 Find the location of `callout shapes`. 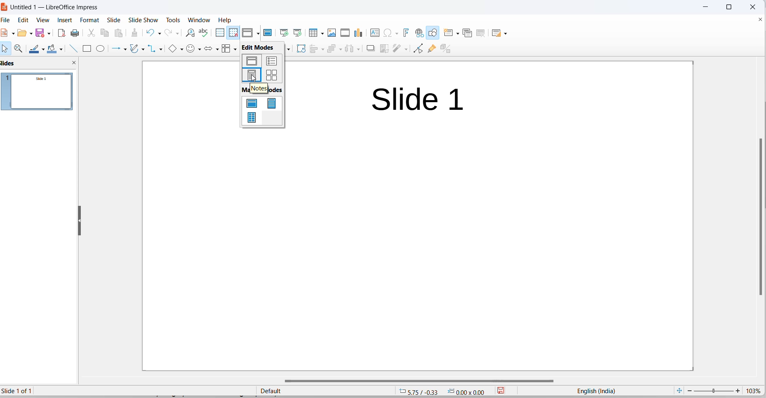

callout shapes is located at coordinates (244, 50).